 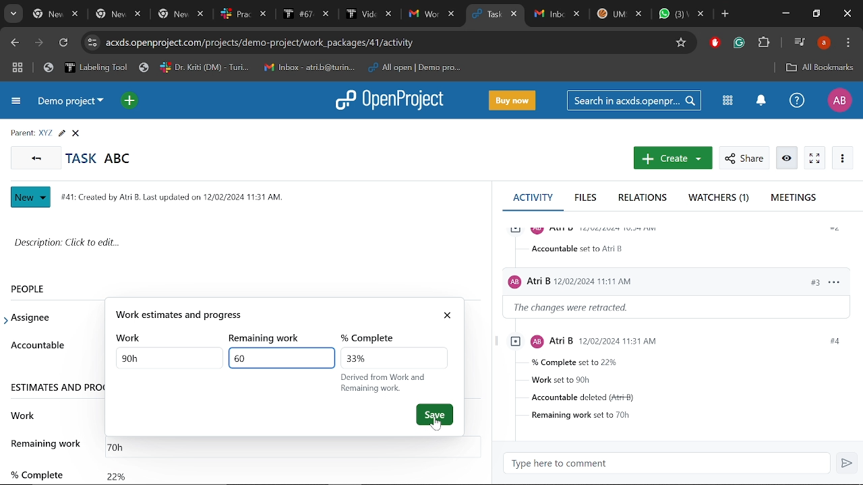 I want to click on Previous page, so click(x=14, y=42).